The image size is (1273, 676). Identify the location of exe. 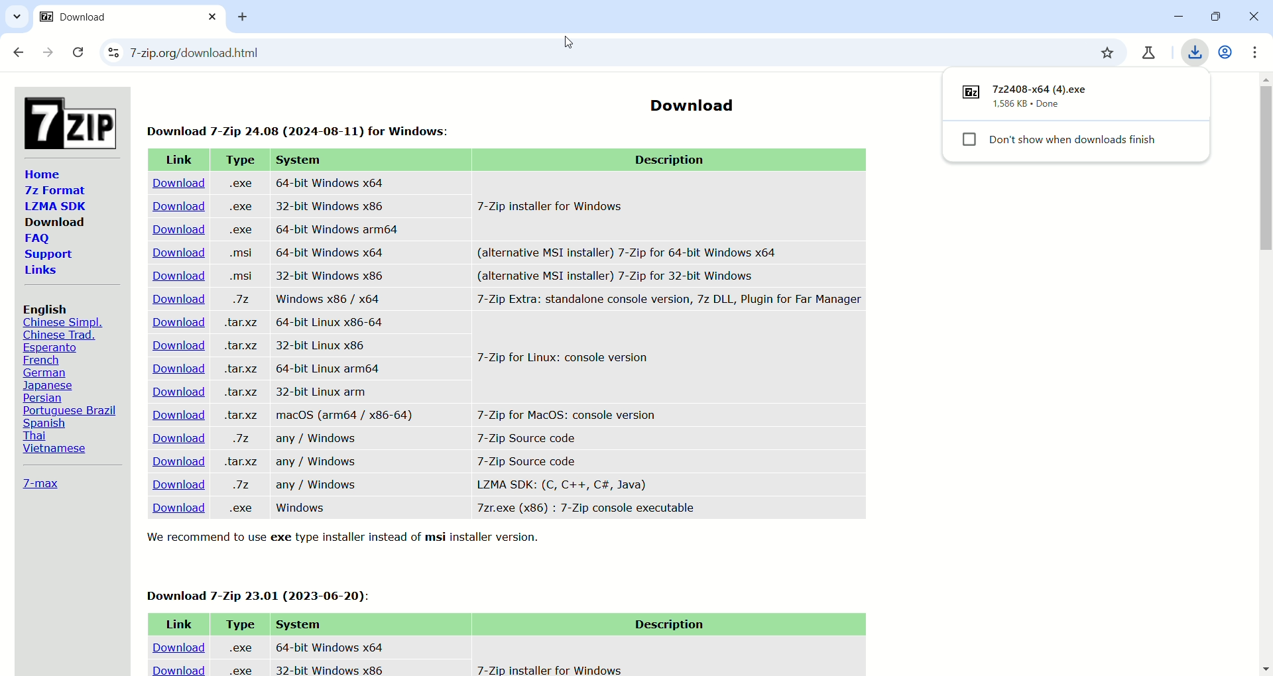
(239, 183).